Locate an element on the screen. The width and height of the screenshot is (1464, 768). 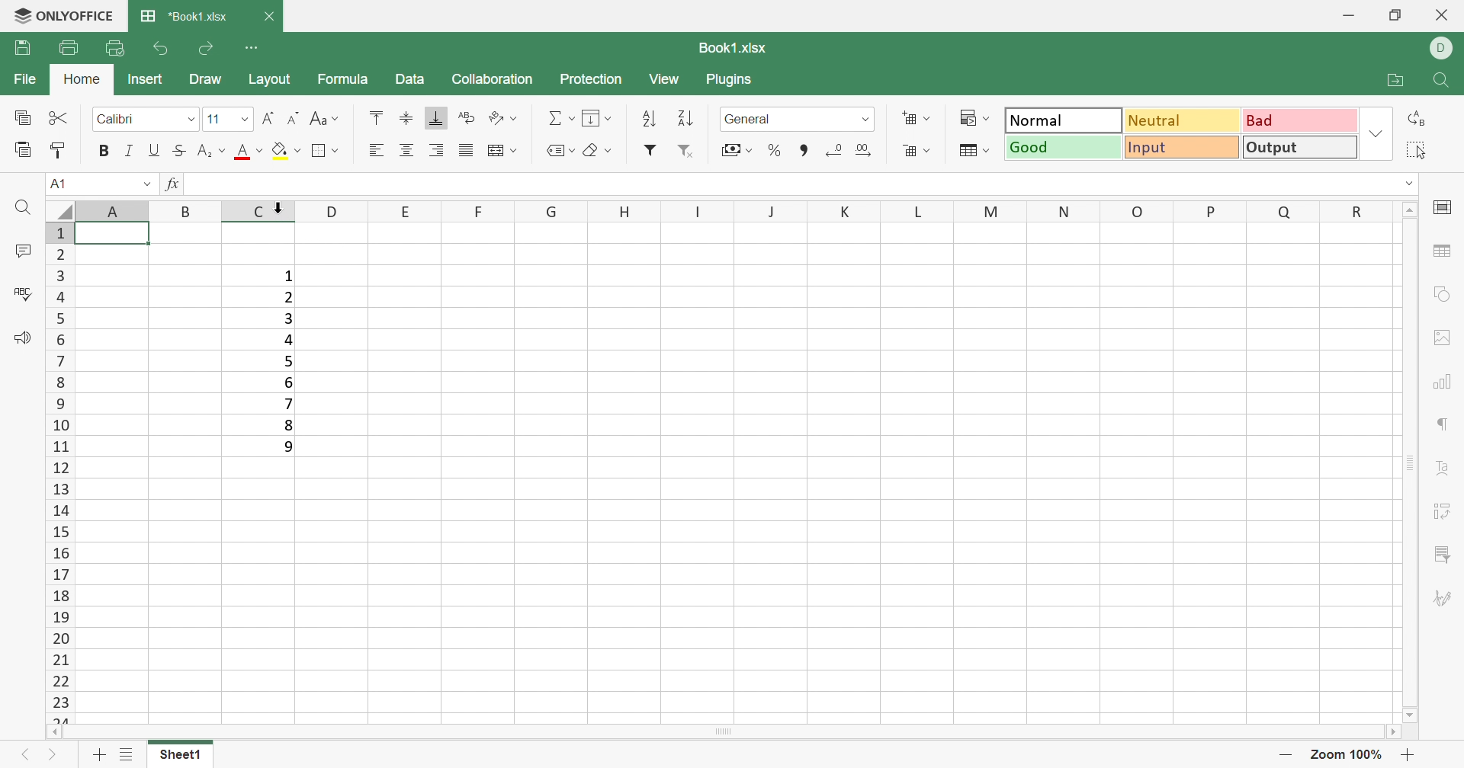
Save is located at coordinates (24, 50).